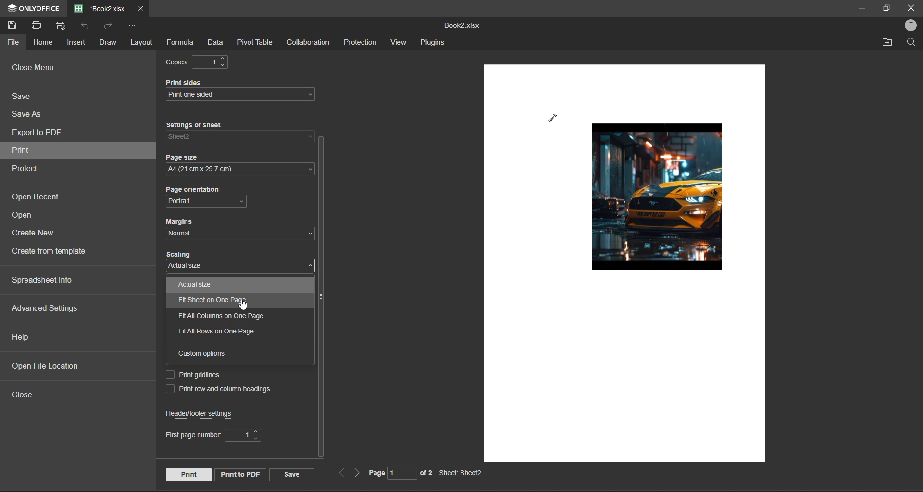 The image size is (923, 492). What do you see at coordinates (308, 43) in the screenshot?
I see `collaboration` at bounding box center [308, 43].